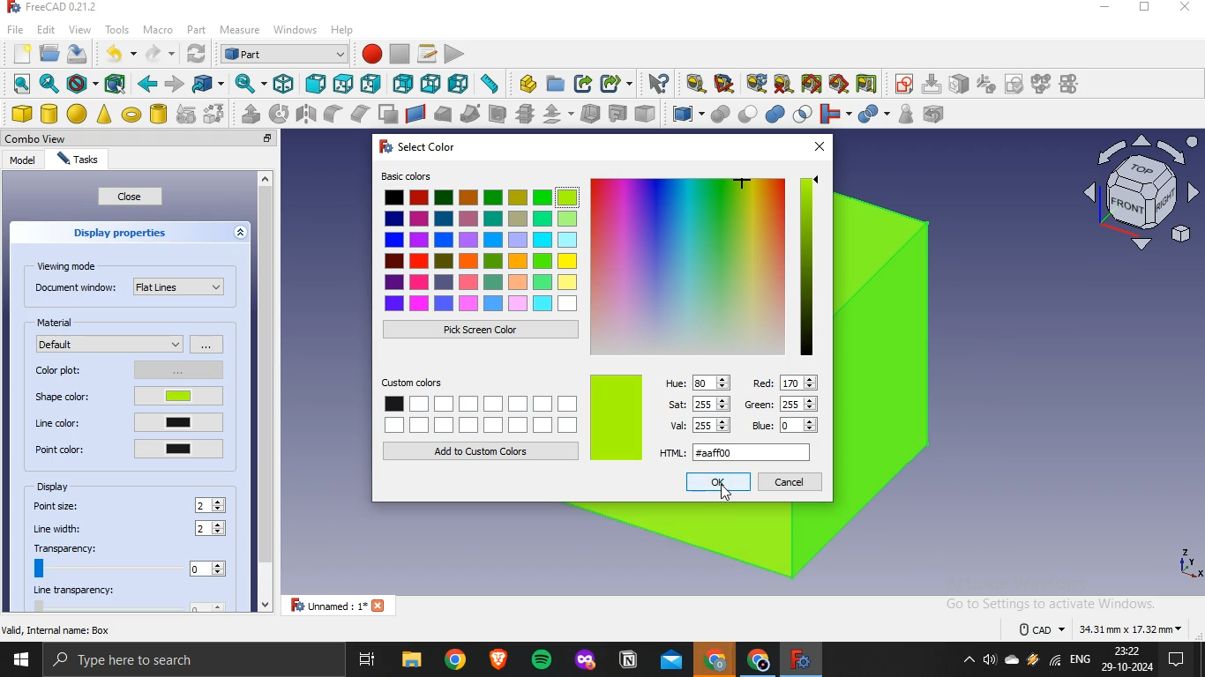 The image size is (1205, 677). Describe the element at coordinates (343, 29) in the screenshot. I see `help` at that location.